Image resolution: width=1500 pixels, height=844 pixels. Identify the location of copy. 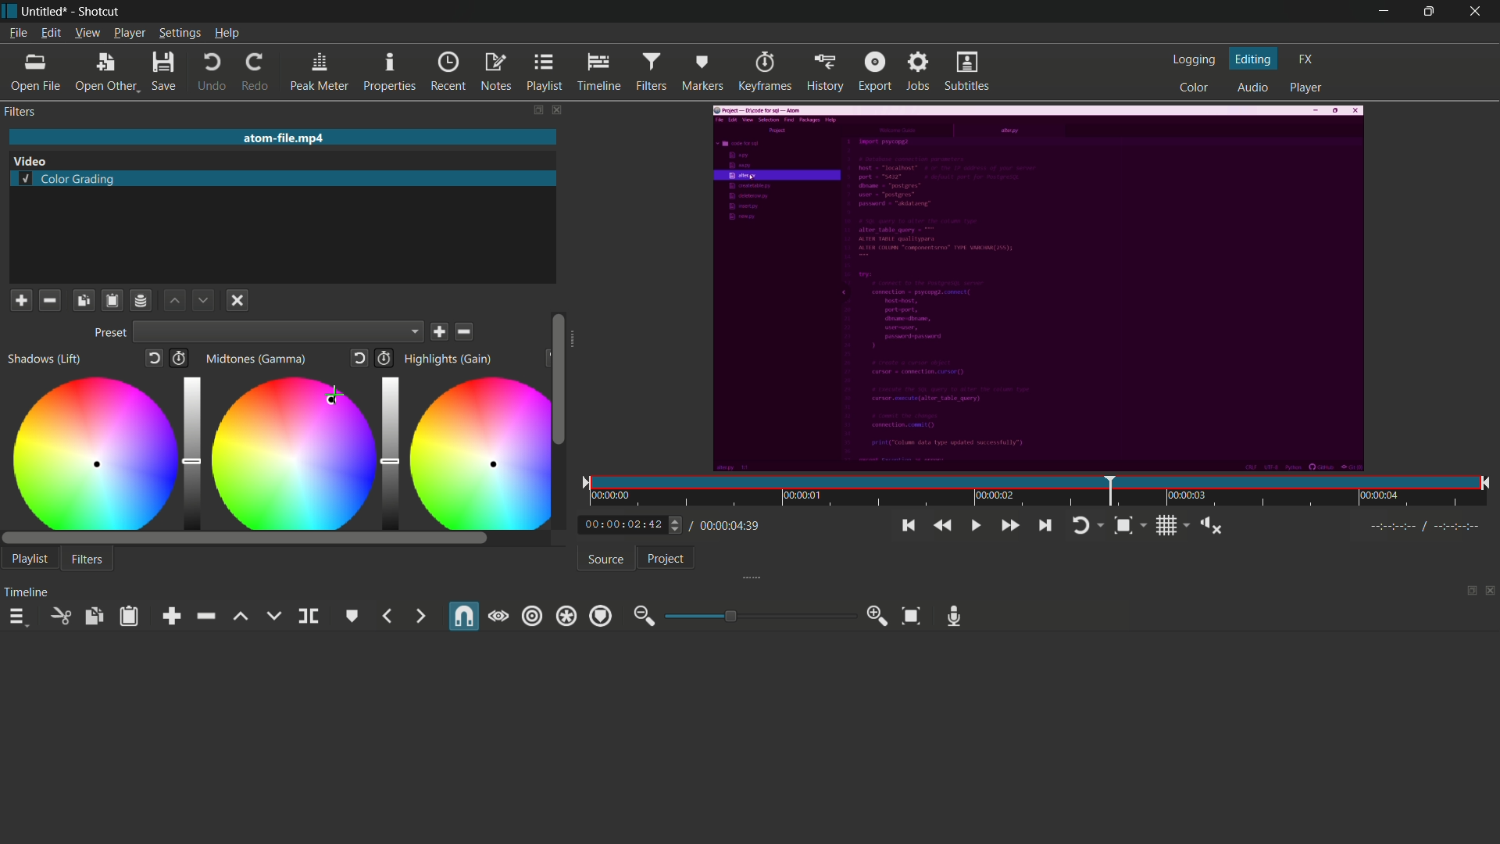
(93, 617).